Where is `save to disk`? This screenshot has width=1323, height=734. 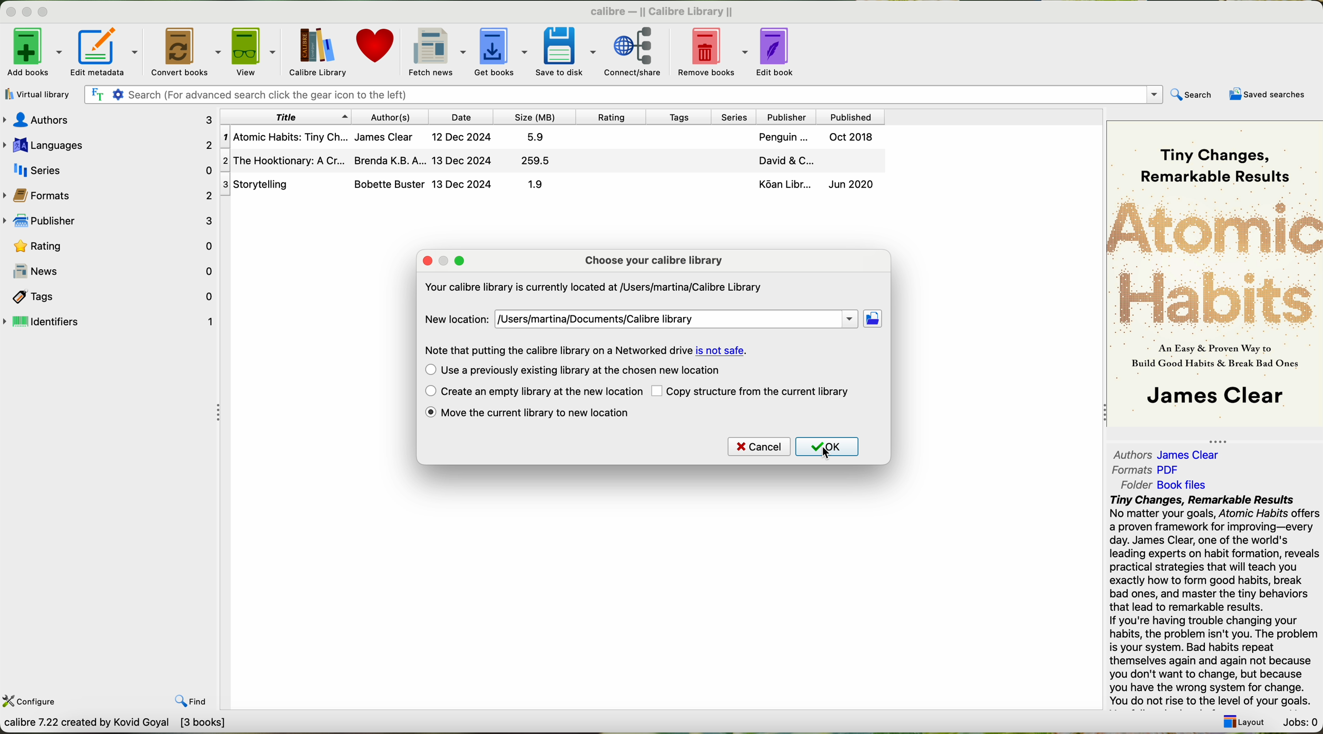
save to disk is located at coordinates (565, 50).